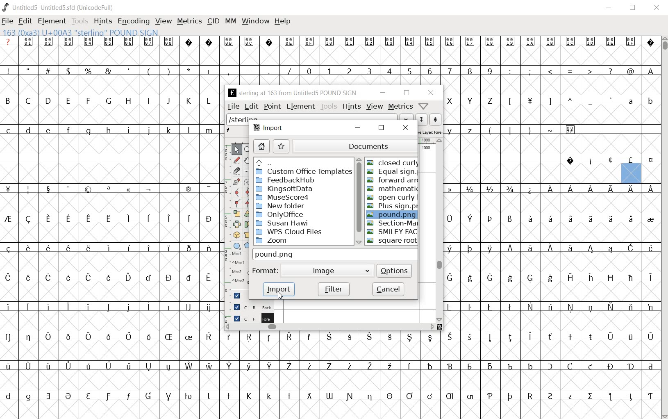 The width and height of the screenshot is (668, 419). Describe the element at coordinates (470, 278) in the screenshot. I see `Symbol` at that location.